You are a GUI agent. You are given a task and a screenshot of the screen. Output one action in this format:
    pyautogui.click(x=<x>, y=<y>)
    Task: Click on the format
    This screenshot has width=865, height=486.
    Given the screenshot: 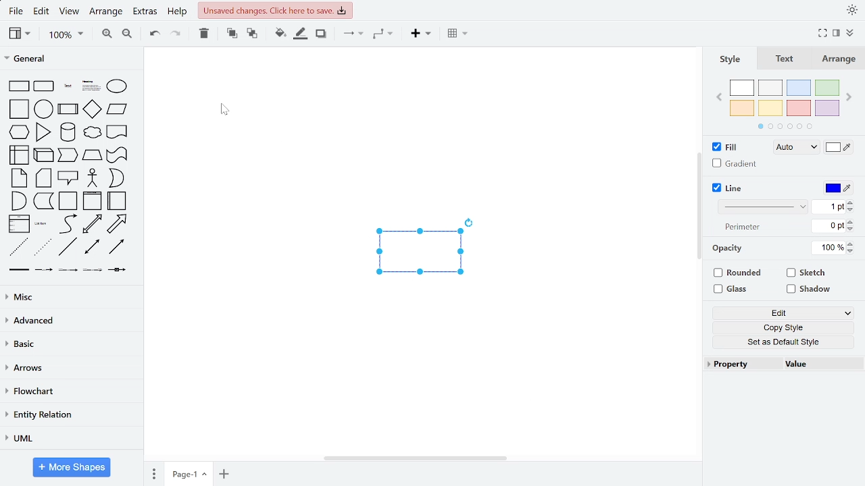 What is the action you would take?
    pyautogui.click(x=849, y=34)
    